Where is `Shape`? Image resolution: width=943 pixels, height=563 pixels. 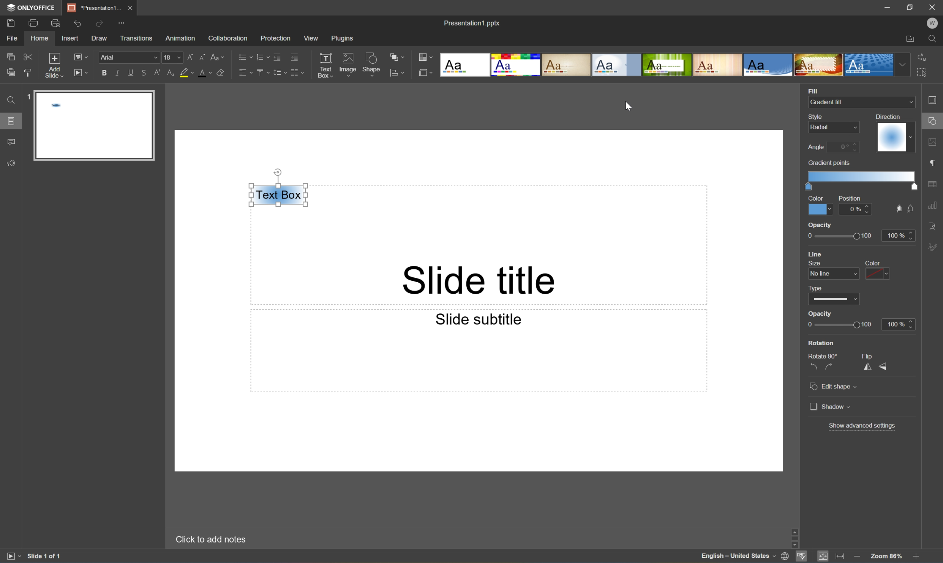
Shape is located at coordinates (371, 64).